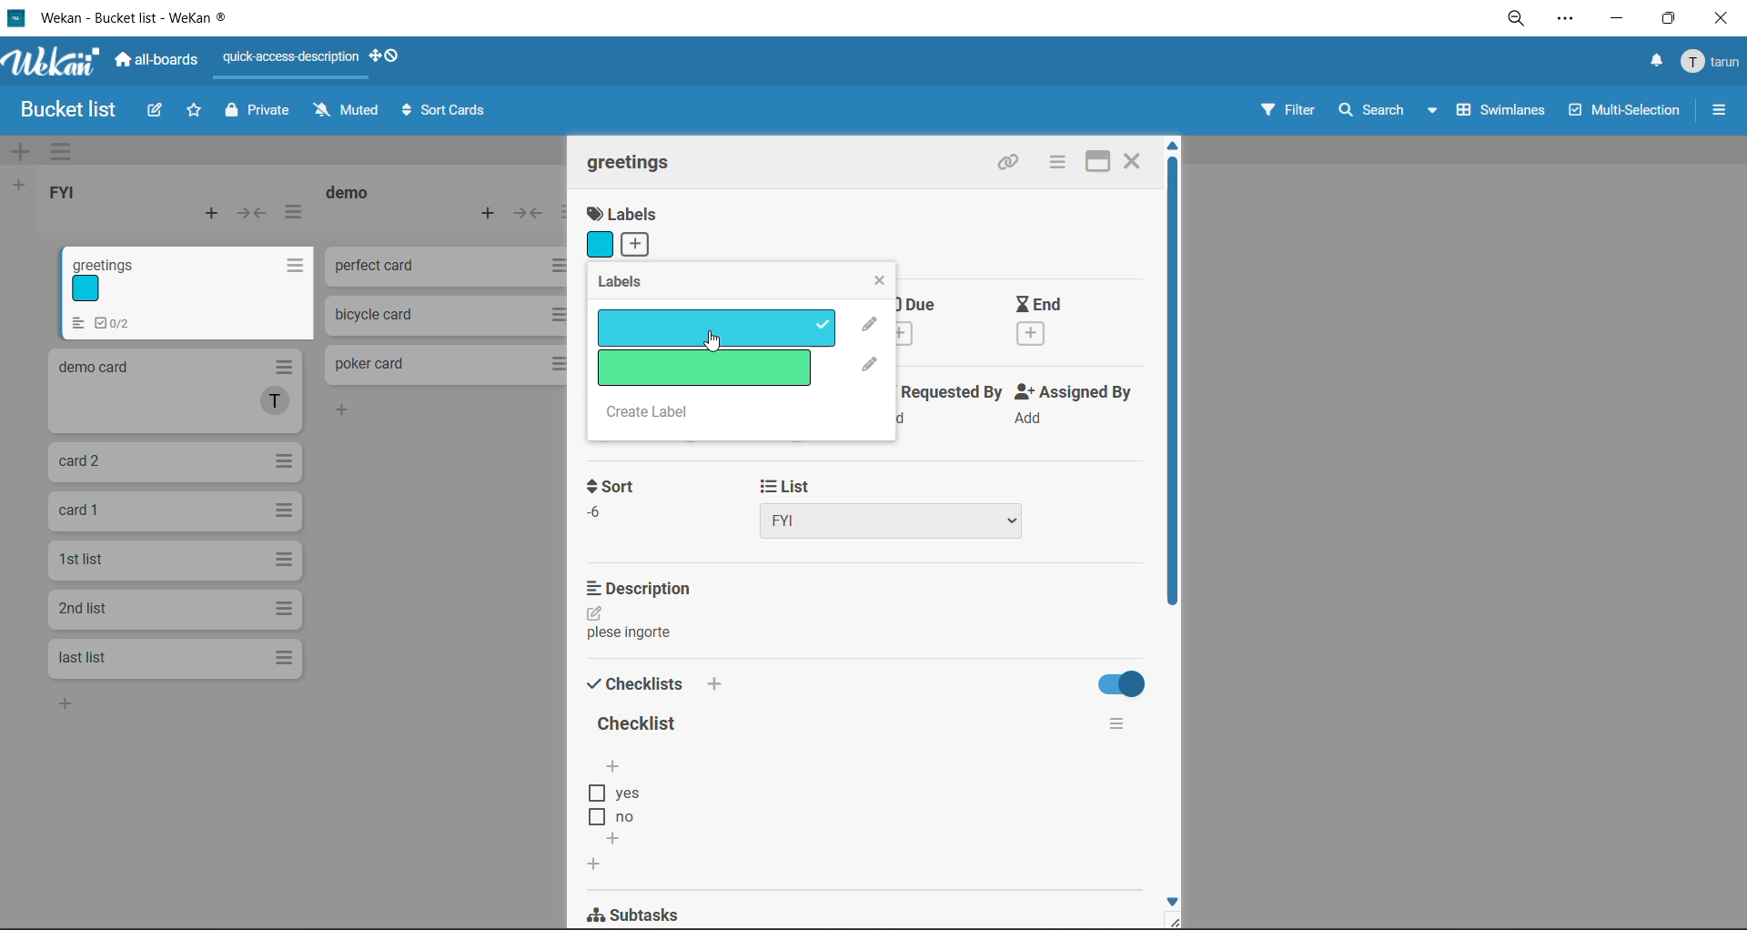 This screenshot has width=1747, height=930. What do you see at coordinates (601, 245) in the screenshot?
I see `label color` at bounding box center [601, 245].